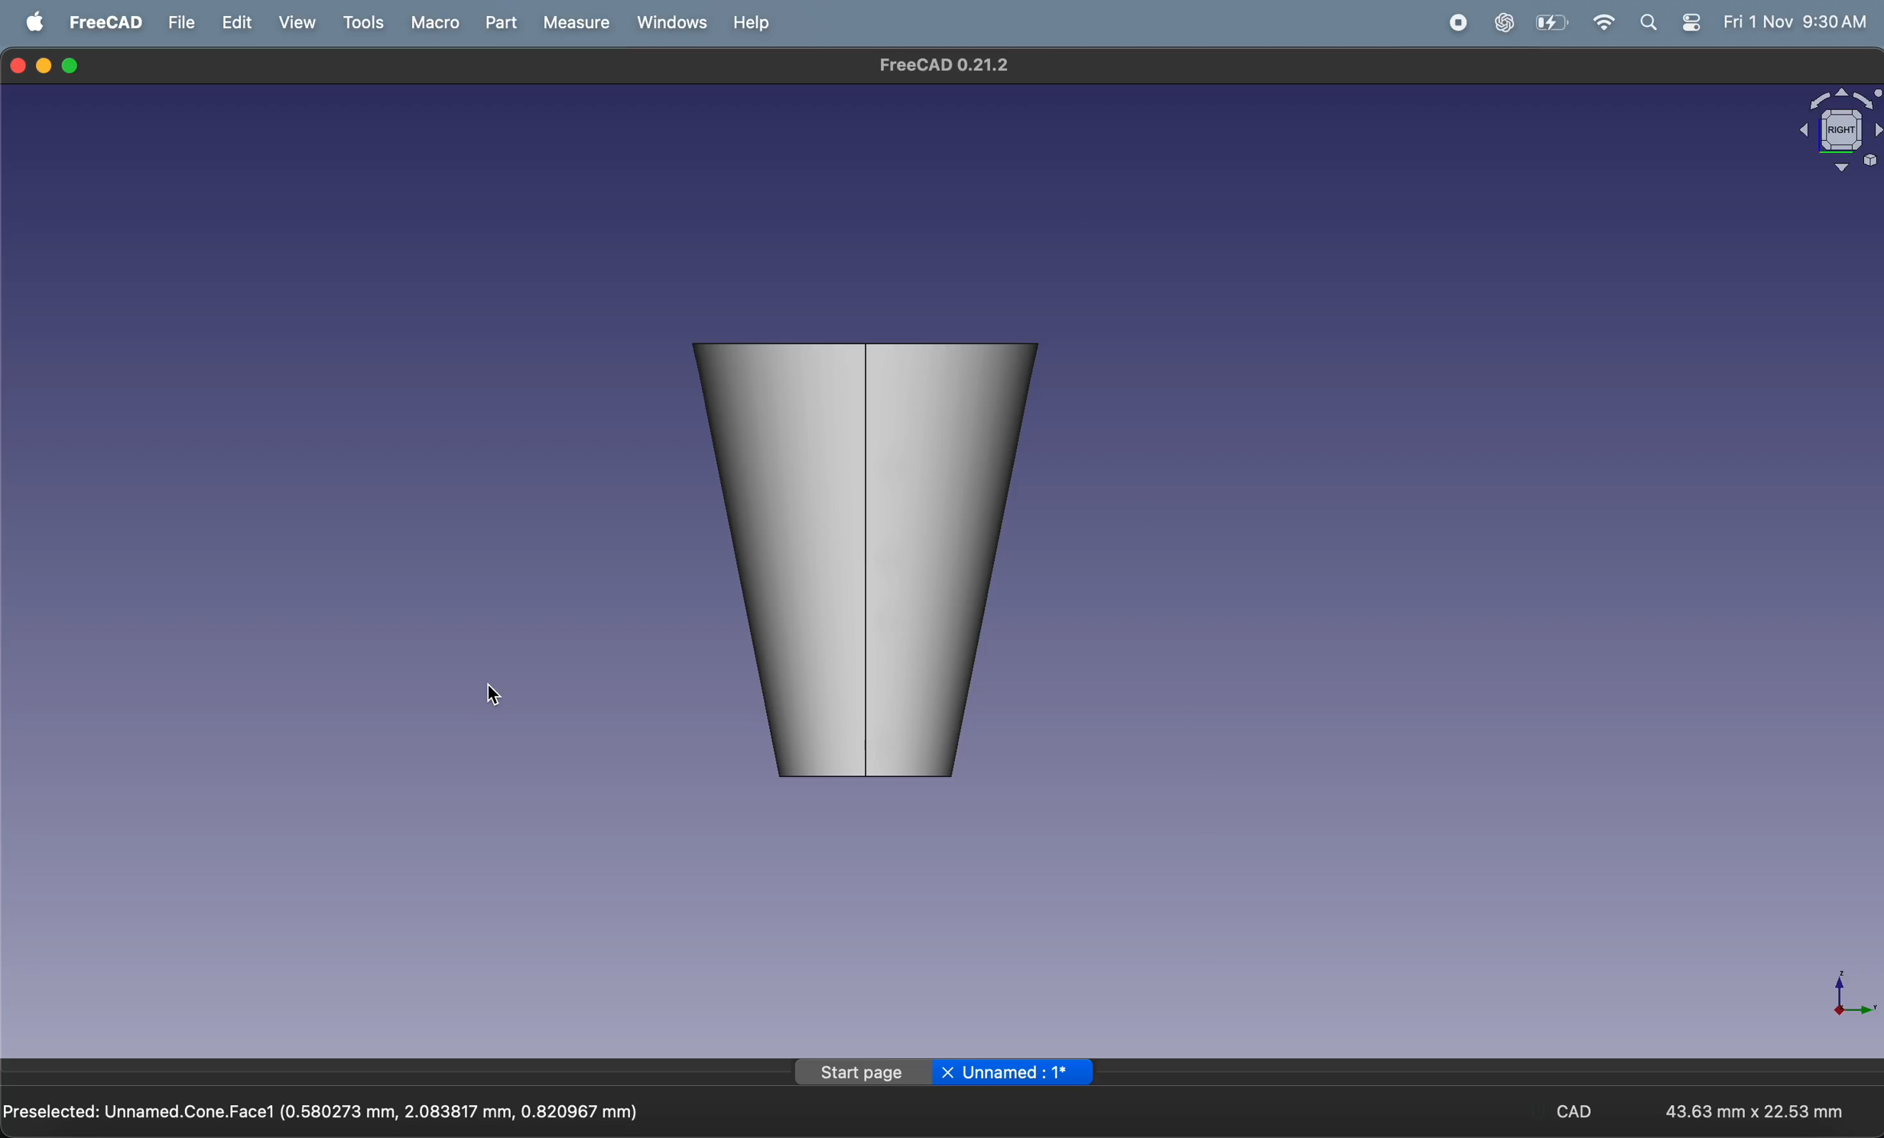 This screenshot has width=1884, height=1138. Describe the element at coordinates (1454, 23) in the screenshot. I see `record` at that location.